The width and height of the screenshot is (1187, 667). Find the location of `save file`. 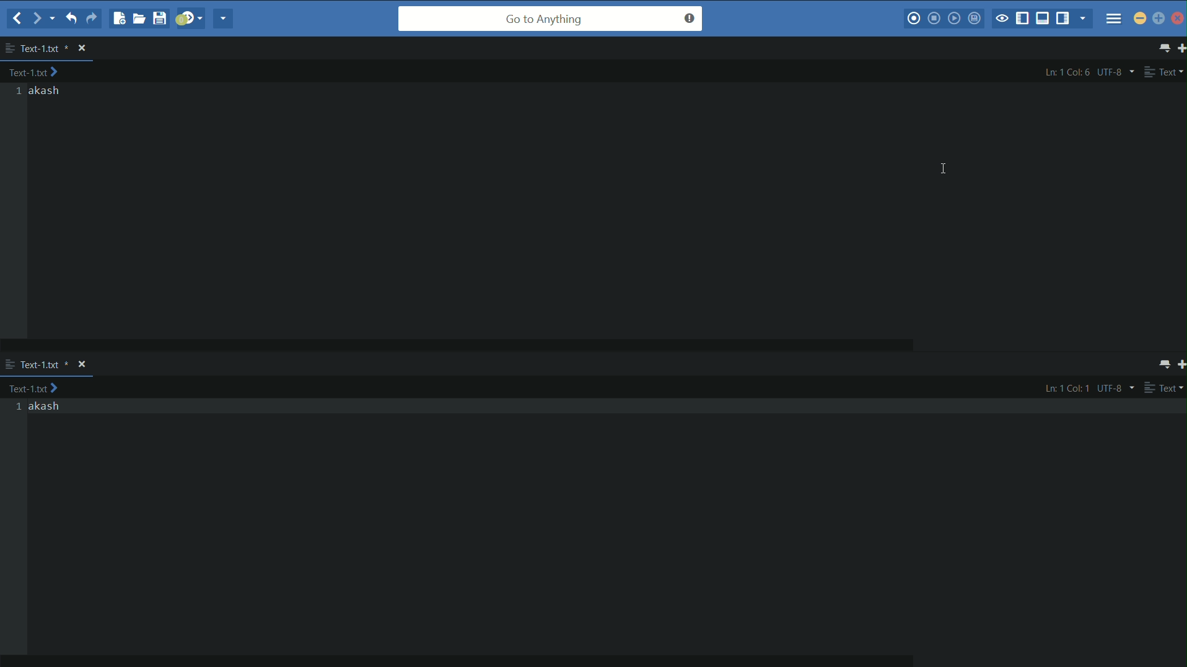

save file is located at coordinates (162, 18).